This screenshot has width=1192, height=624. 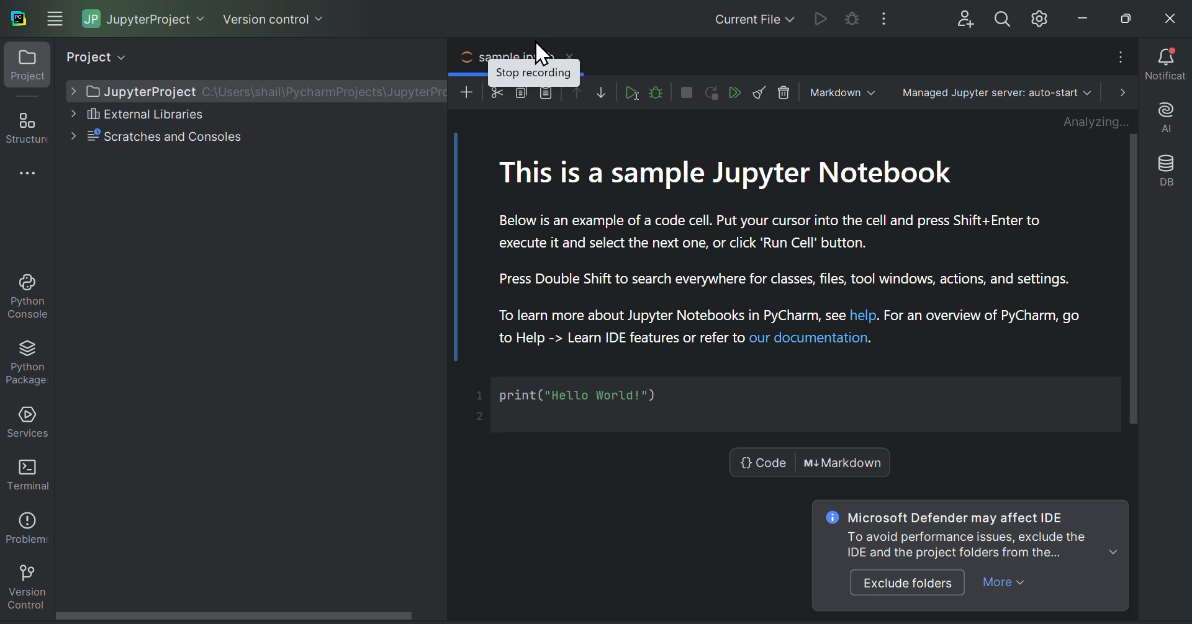 I want to click on run cell & select below, so click(x=630, y=92).